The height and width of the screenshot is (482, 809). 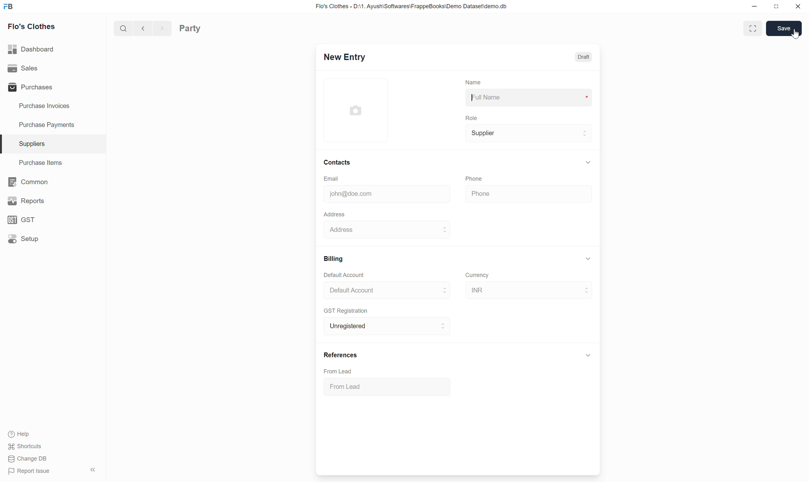 I want to click on Toggle between form and full width, so click(x=752, y=28).